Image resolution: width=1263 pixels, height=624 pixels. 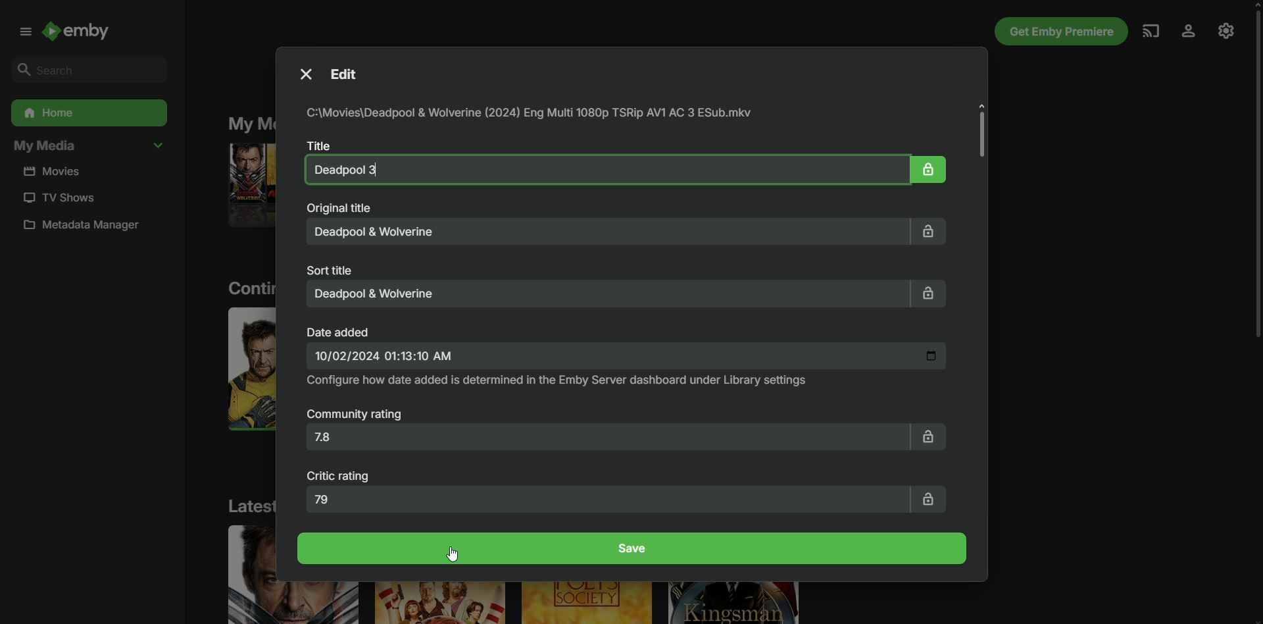 I want to click on Cast, so click(x=1149, y=30).